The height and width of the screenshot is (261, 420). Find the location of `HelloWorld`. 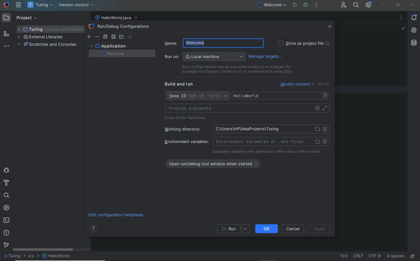

HelloWorld is located at coordinates (282, 96).